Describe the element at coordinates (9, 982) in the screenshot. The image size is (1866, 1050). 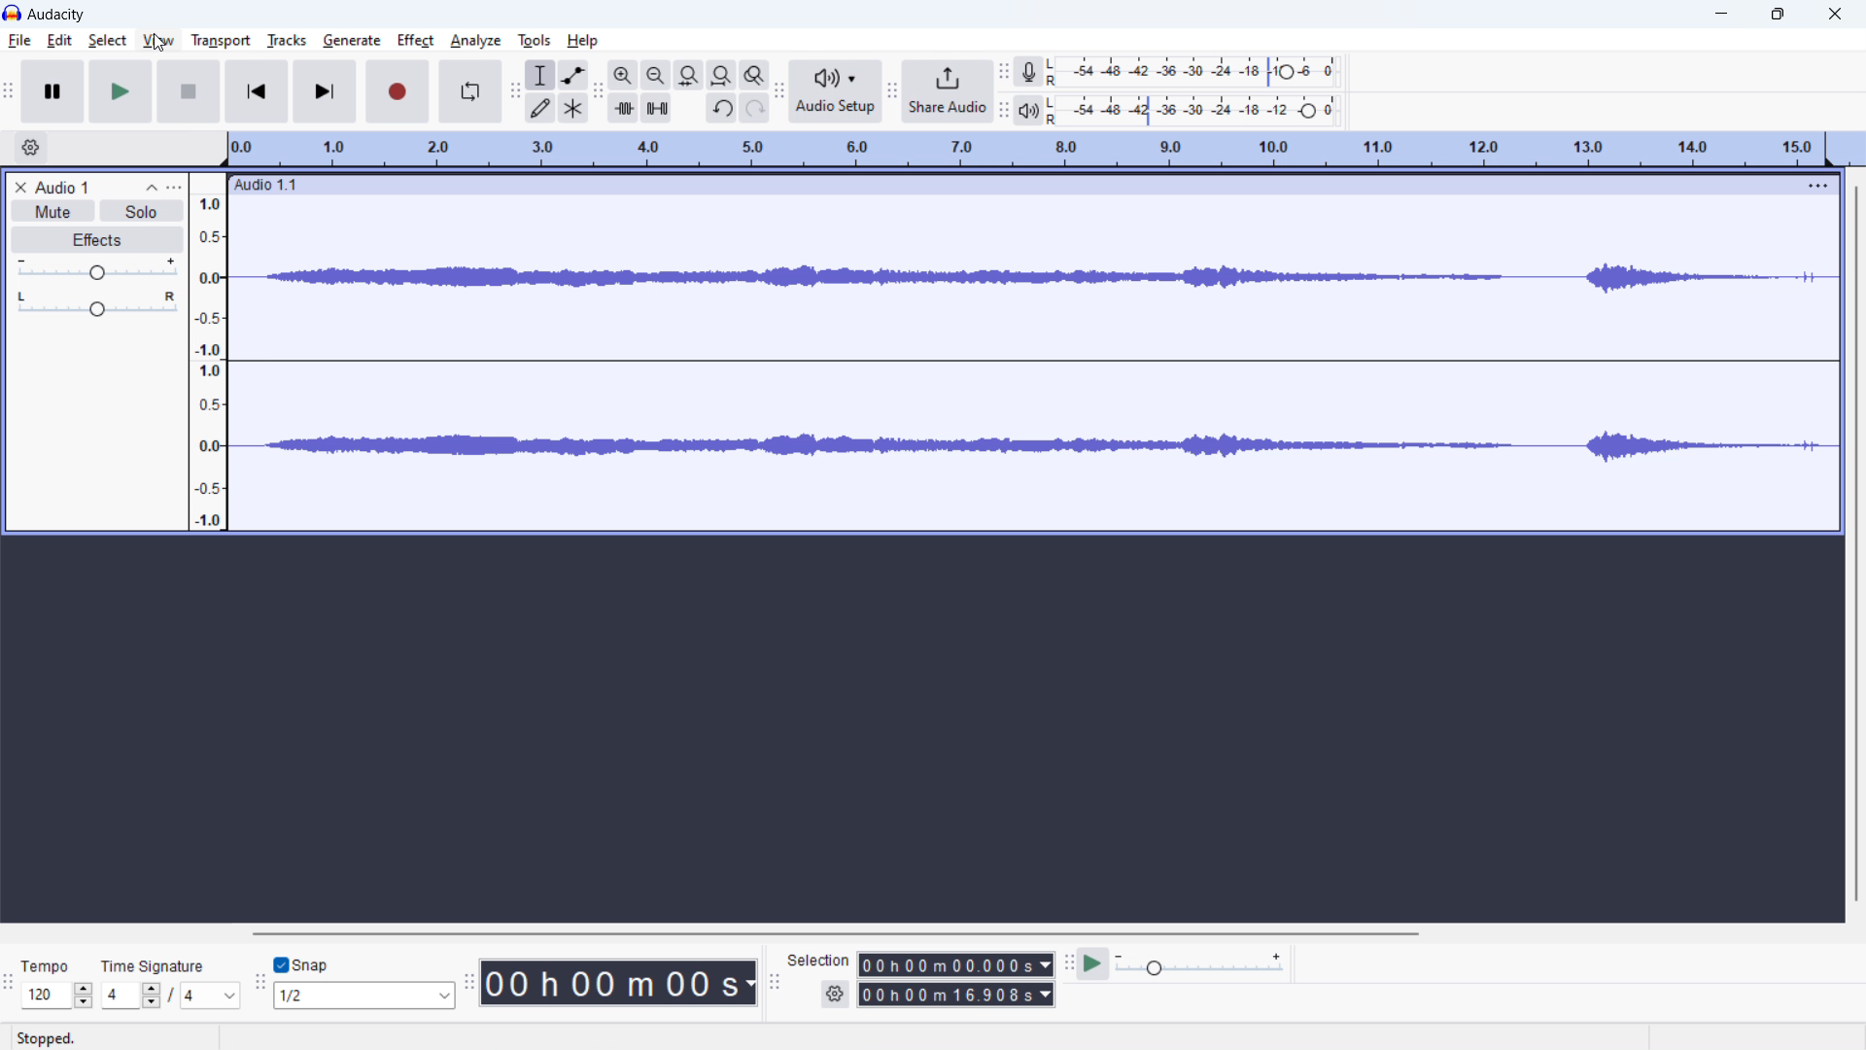
I see `tine signature toolbar` at that location.